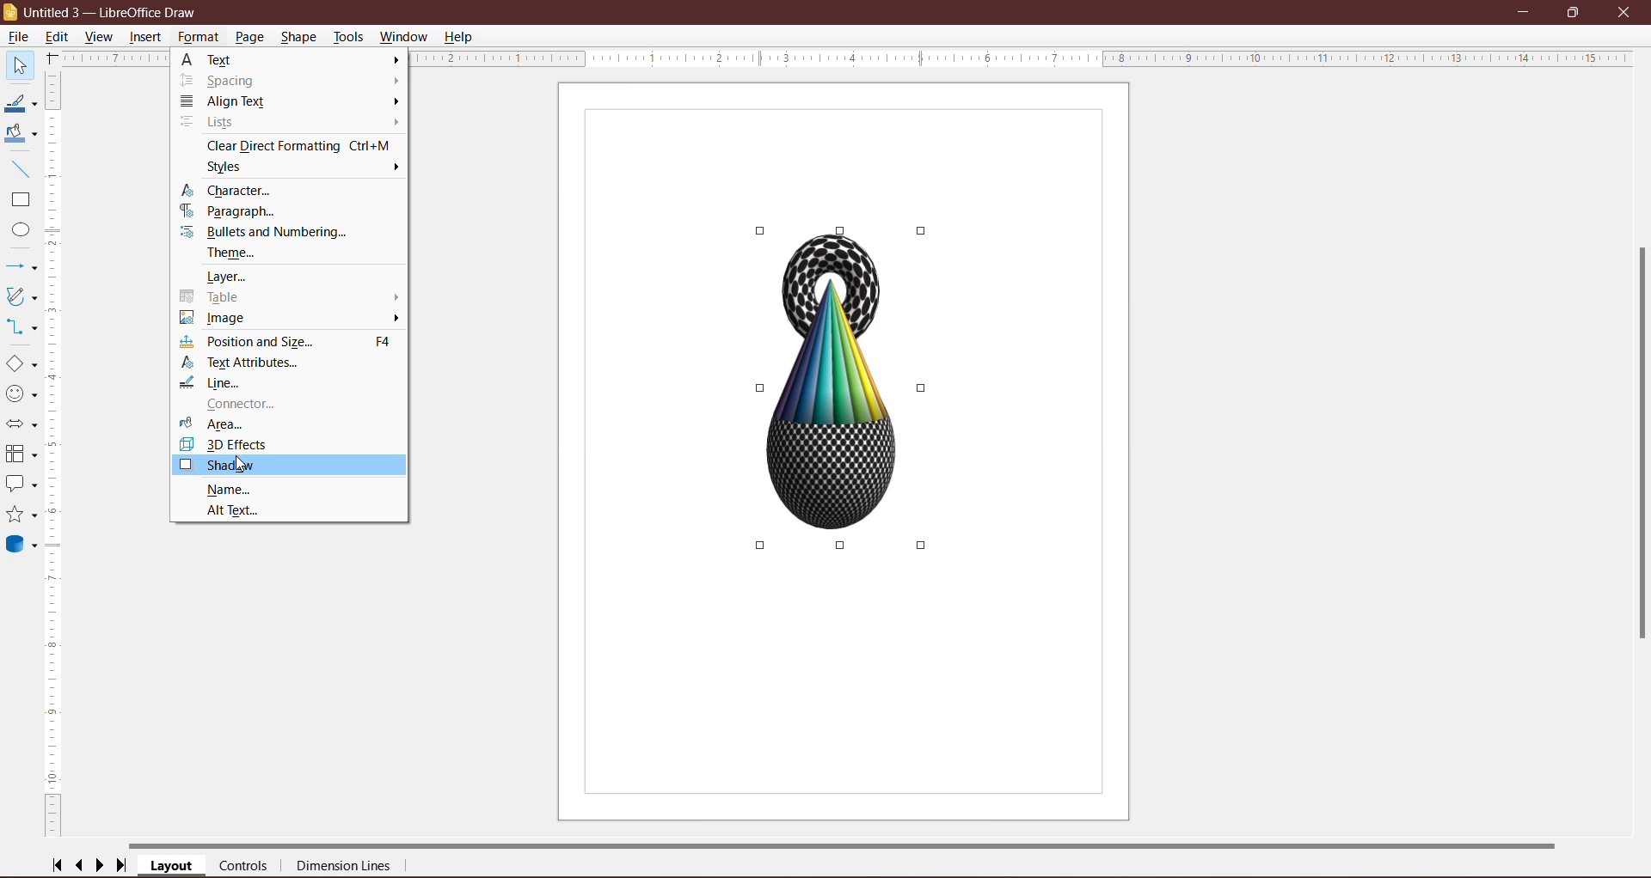 Image resolution: width=1651 pixels, height=878 pixels. What do you see at coordinates (10, 13) in the screenshot?
I see `Application Logo` at bounding box center [10, 13].